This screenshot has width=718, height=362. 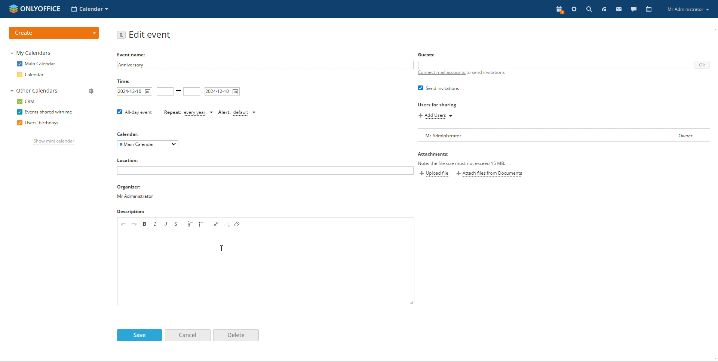 What do you see at coordinates (54, 33) in the screenshot?
I see `create` at bounding box center [54, 33].